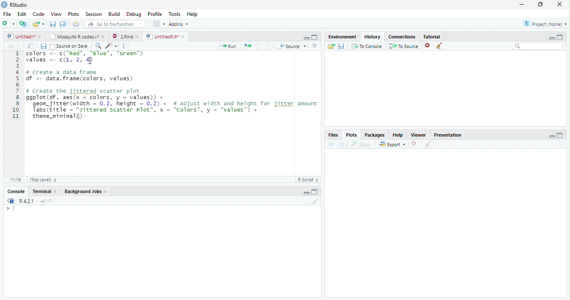  What do you see at coordinates (172, 86) in the screenshot?
I see `colars <- c( Wad’, Wiles", "Wwem’)

values < c(1, 2, 4)

# Create a data frame

df <- data. frame(colors, values)

# Create the jitrered scatter plot

ggplot(df, aes(x = colors, y = values) +
geom_jitter (width = 0.2, height = 0.2) + # Adjust width and height for jitter amount
Tabs(ritle = "Jittered scatter plot”, x = “colors”, y = values") +
theme_minimal()` at bounding box center [172, 86].